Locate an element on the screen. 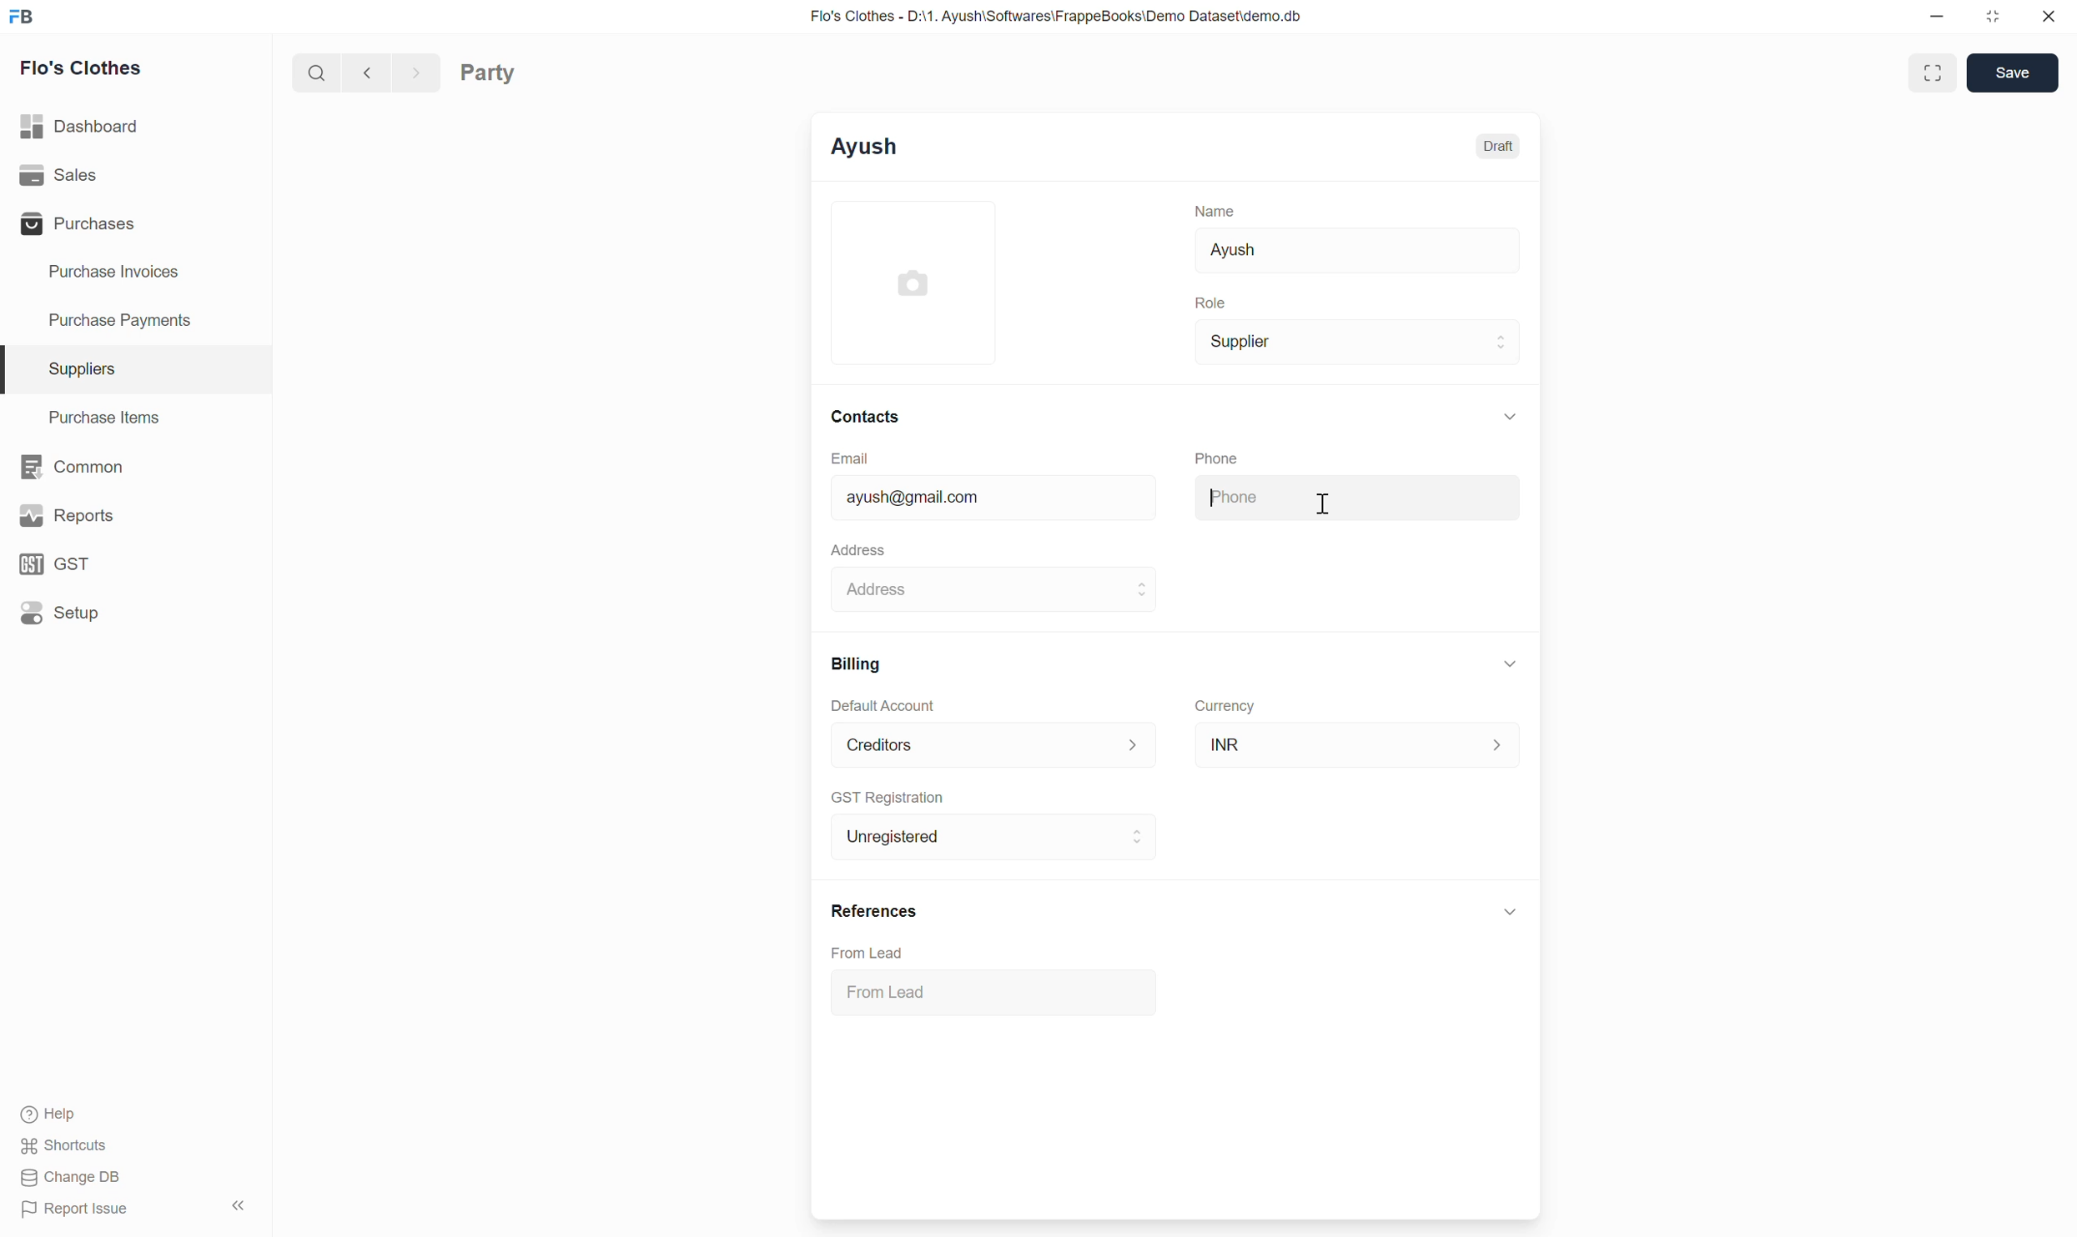 The width and height of the screenshot is (2077, 1237). Change dimension is located at coordinates (1993, 17).